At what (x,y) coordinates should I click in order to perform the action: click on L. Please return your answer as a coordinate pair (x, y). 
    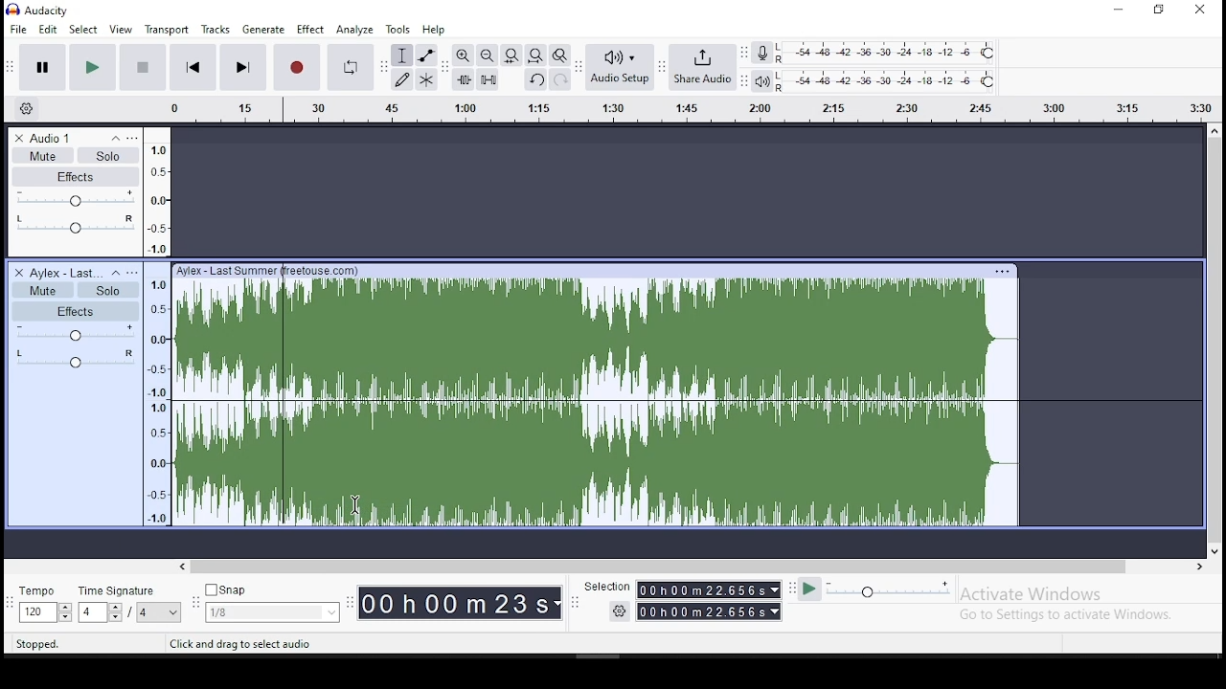
    Looking at the image, I should click on (783, 47).